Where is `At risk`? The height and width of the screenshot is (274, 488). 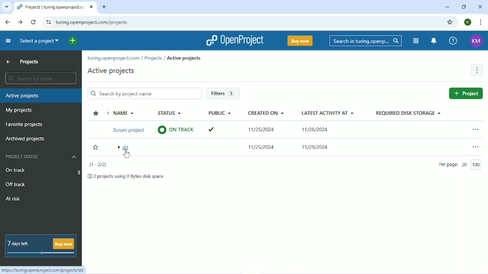 At risk is located at coordinates (15, 199).